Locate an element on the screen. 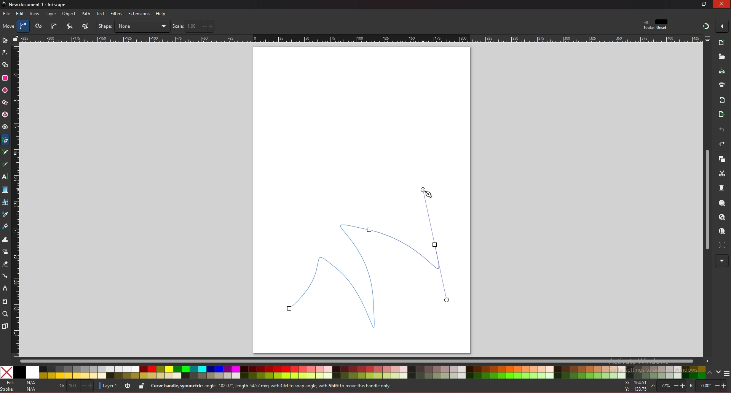 The width and height of the screenshot is (731, 393). more is located at coordinates (722, 261).